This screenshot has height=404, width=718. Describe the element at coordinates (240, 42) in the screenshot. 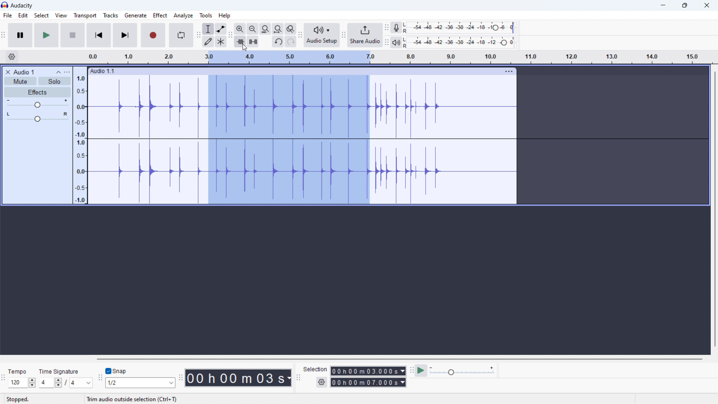

I see `trim audio outside selection` at that location.